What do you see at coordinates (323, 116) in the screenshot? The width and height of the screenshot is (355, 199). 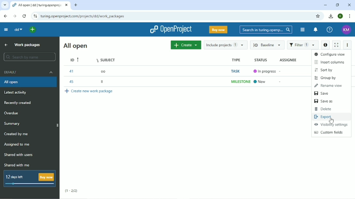 I see `Export` at bounding box center [323, 116].